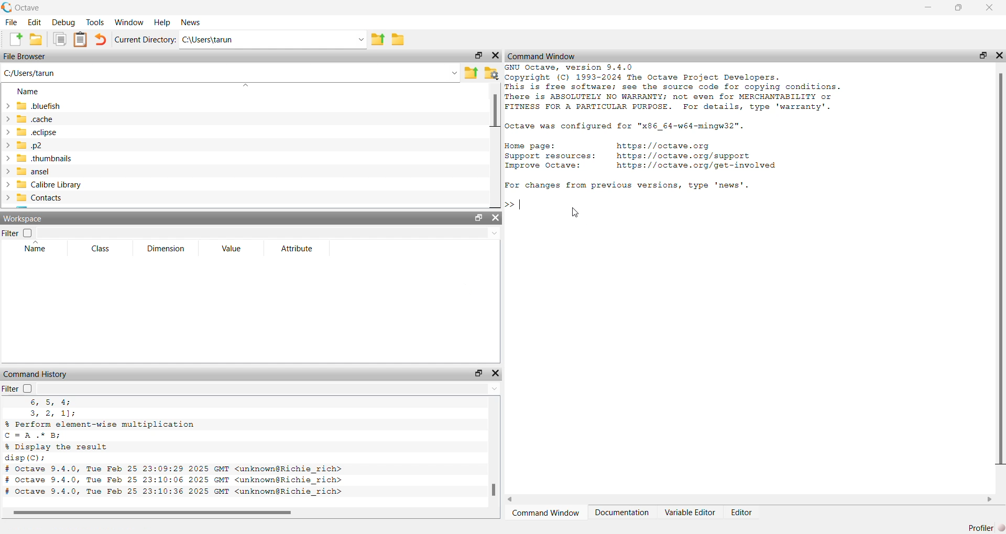 The height and width of the screenshot is (534, 1006). I want to click on Restore Down, so click(478, 55).